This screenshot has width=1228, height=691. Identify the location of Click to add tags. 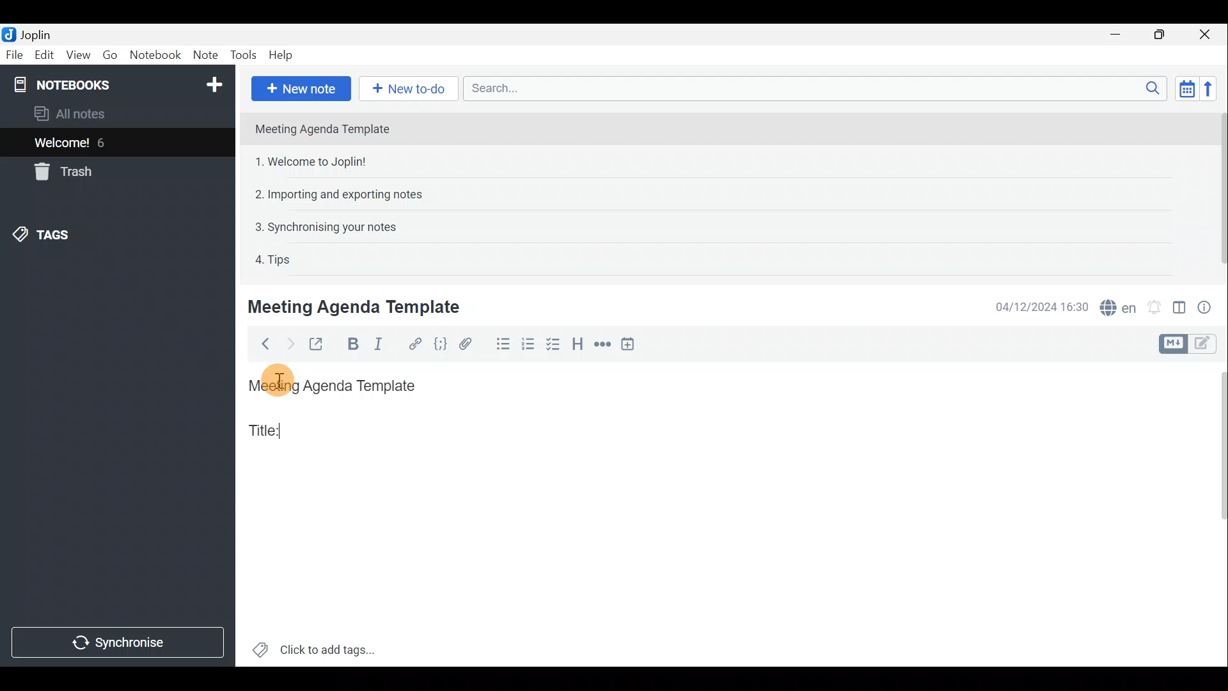
(331, 647).